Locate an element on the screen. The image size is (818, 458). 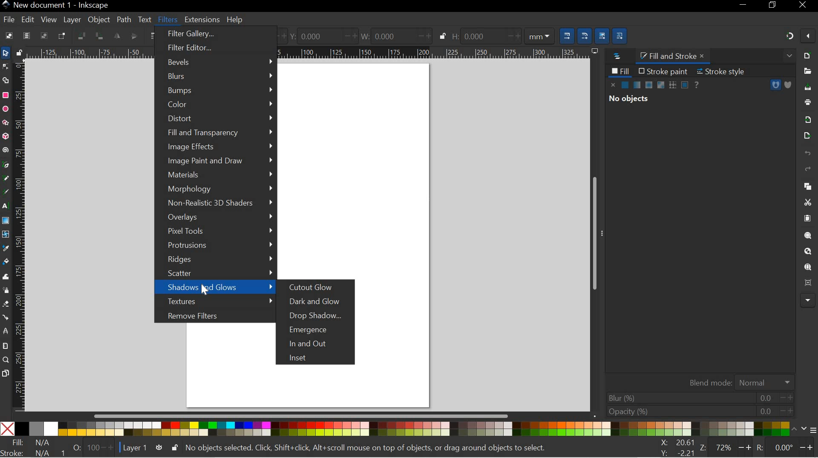
FILE NAME is located at coordinates (55, 5).